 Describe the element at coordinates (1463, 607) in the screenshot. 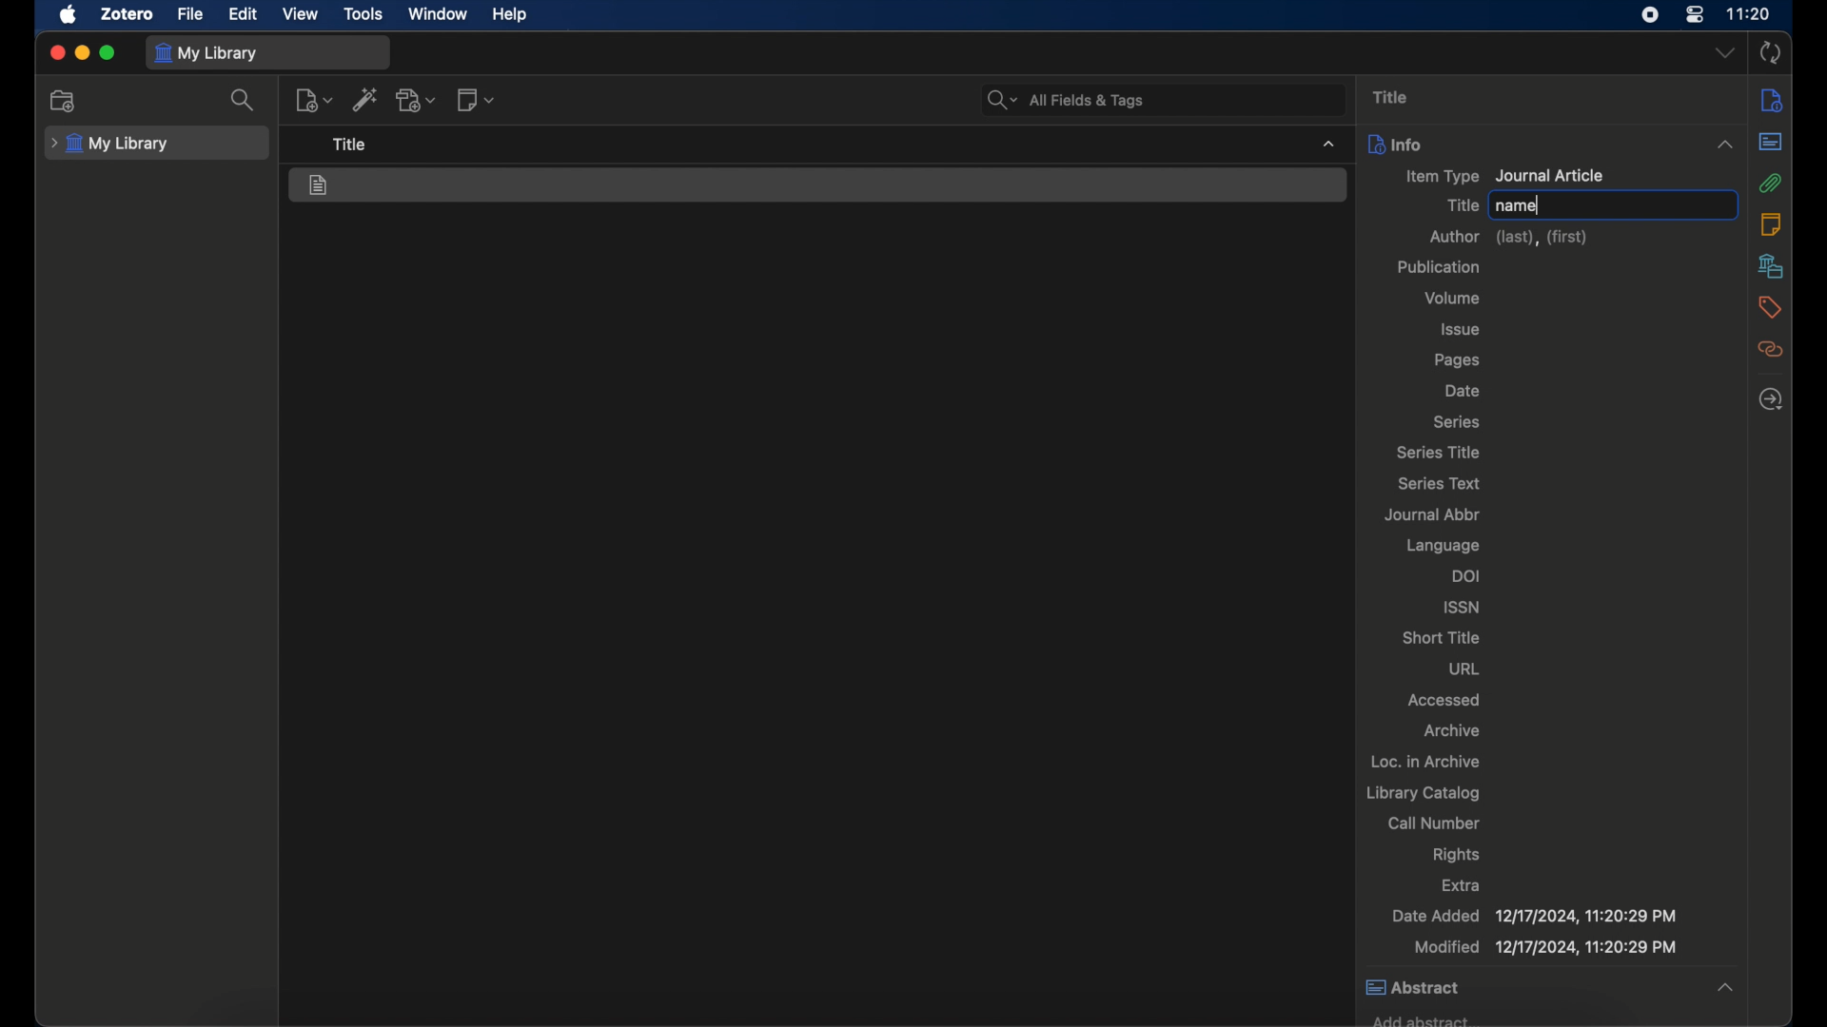

I see `issn` at that location.